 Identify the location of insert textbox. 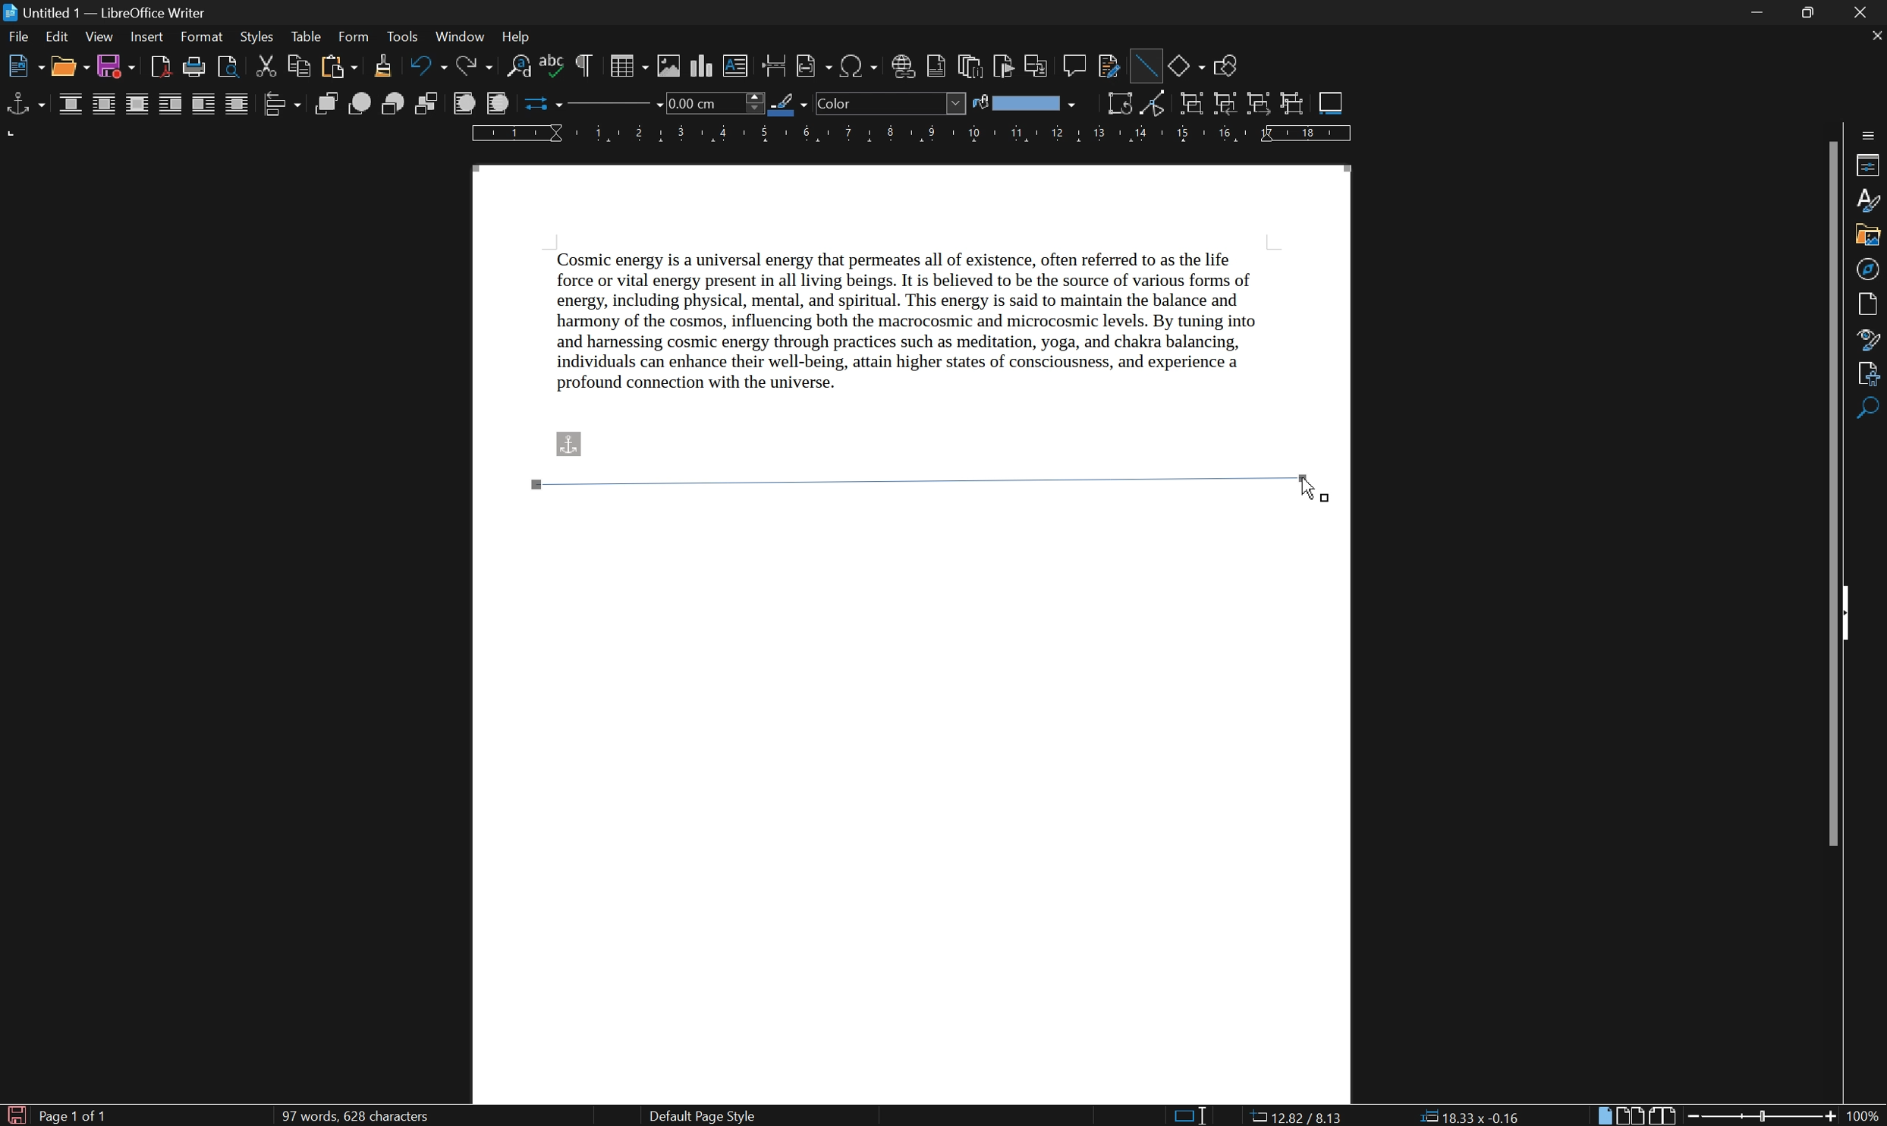
(736, 64).